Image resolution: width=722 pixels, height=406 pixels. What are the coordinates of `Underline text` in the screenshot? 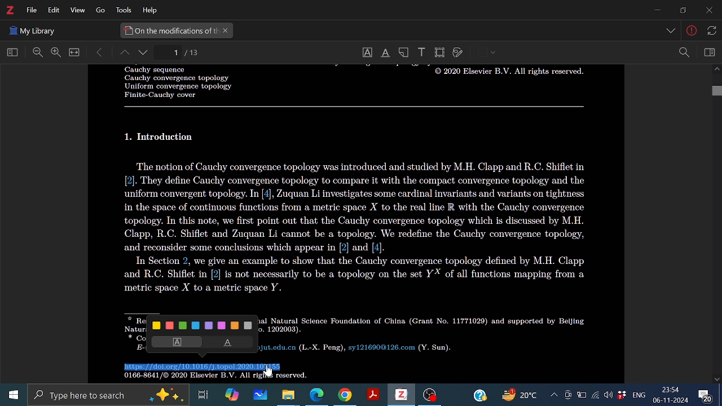 It's located at (385, 53).